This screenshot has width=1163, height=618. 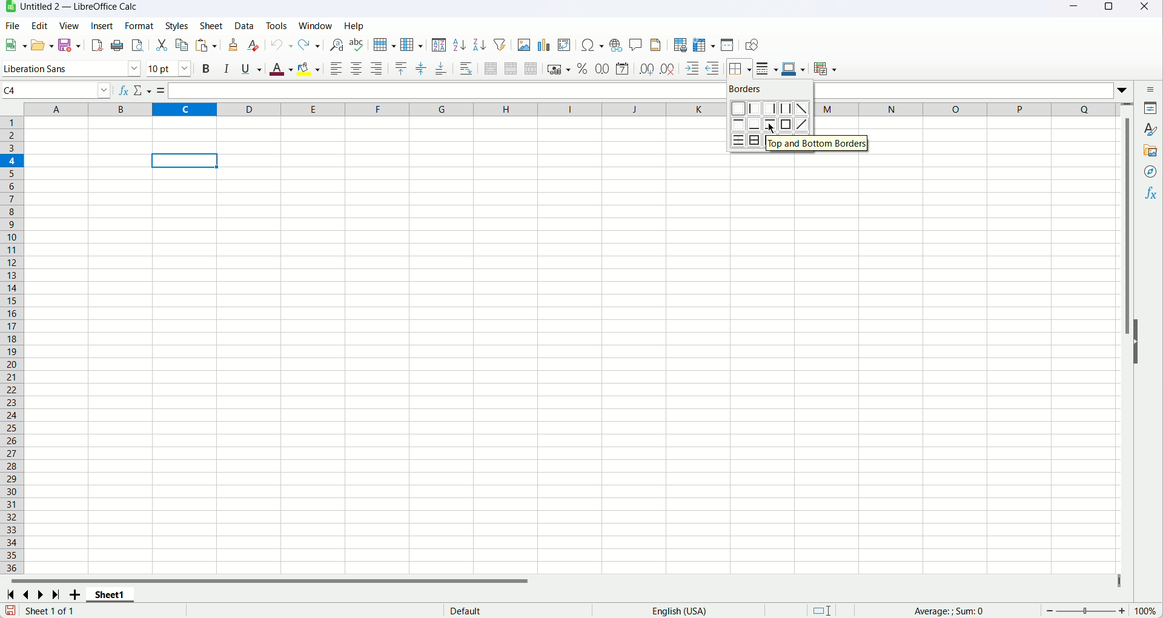 I want to click on Top border, so click(x=738, y=123).